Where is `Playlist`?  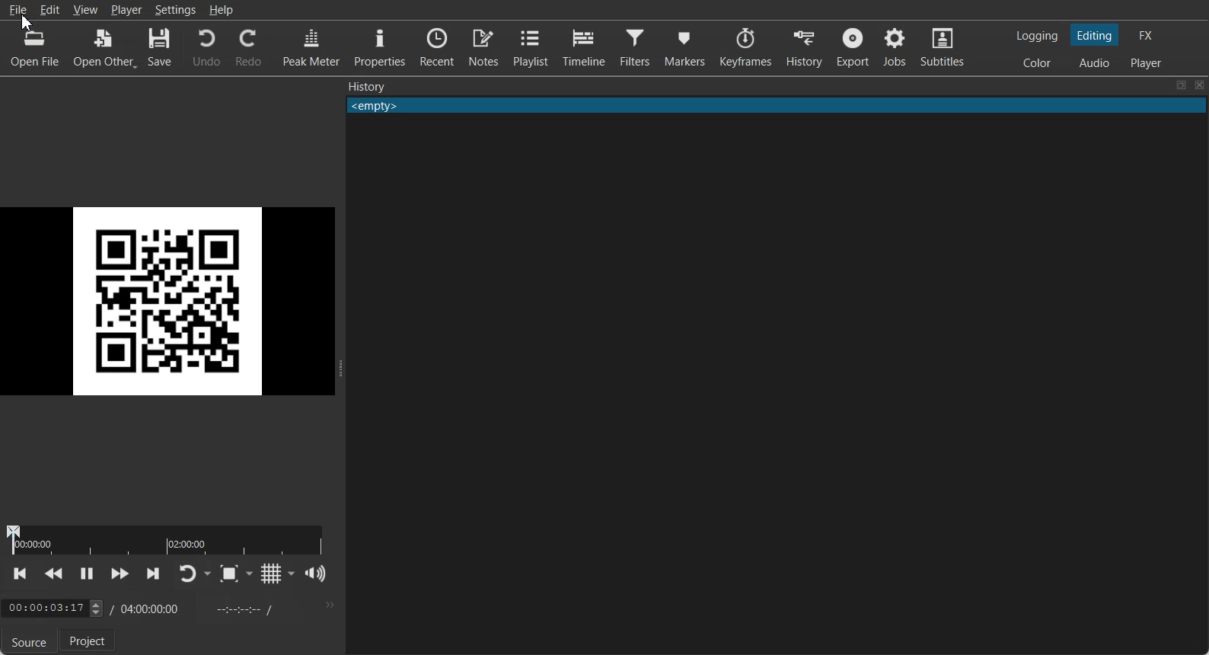 Playlist is located at coordinates (530, 46).